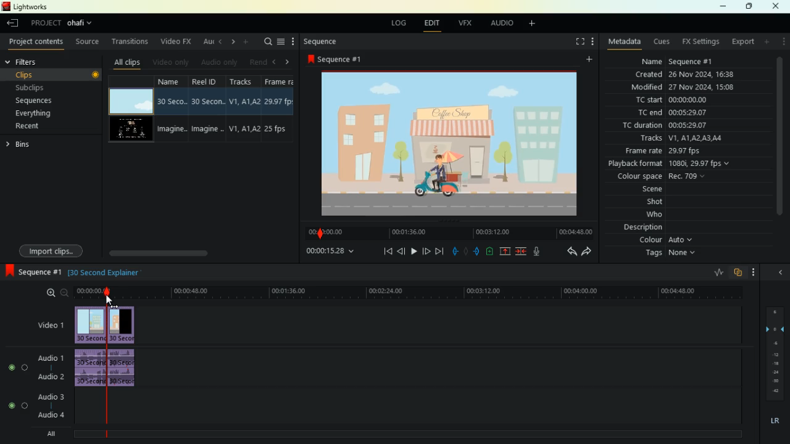  I want to click on transitions, so click(131, 41).